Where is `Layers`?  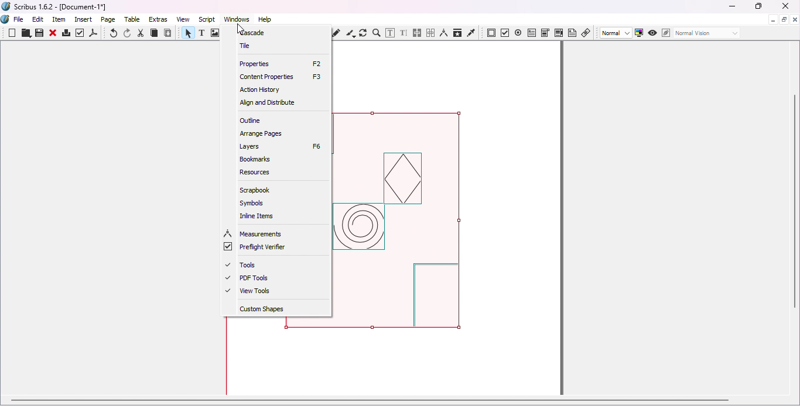
Layers is located at coordinates (279, 146).